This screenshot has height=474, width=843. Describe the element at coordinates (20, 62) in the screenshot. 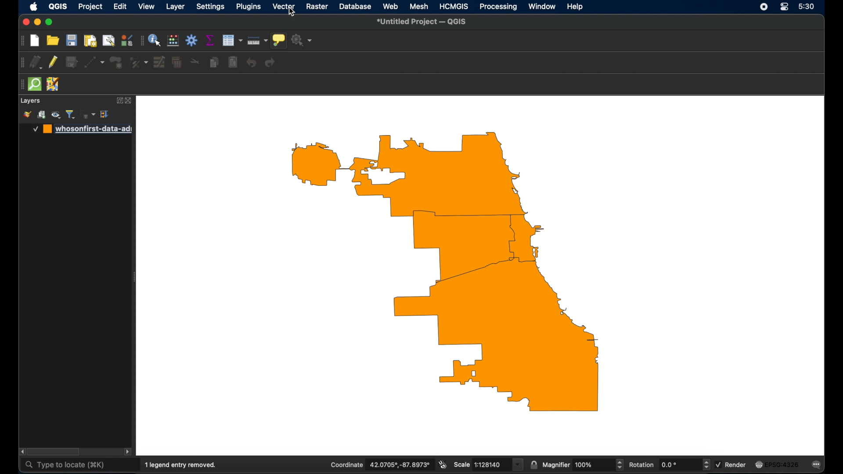

I see `drag handle` at that location.